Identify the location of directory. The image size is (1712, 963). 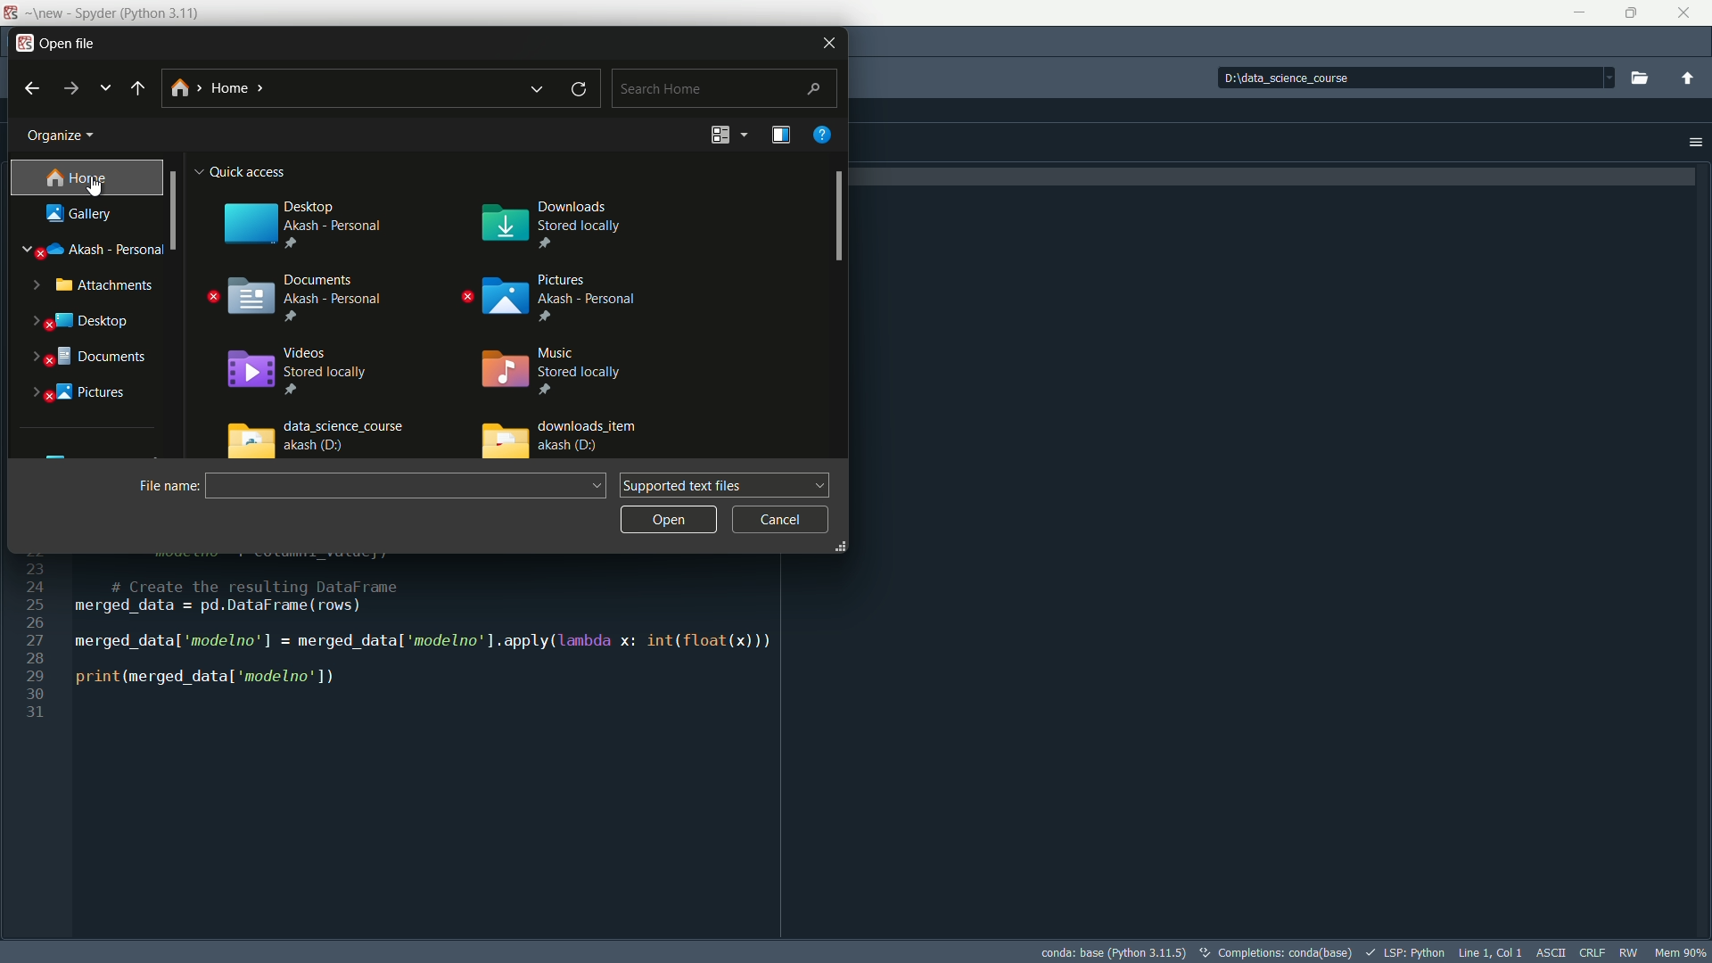
(1329, 77).